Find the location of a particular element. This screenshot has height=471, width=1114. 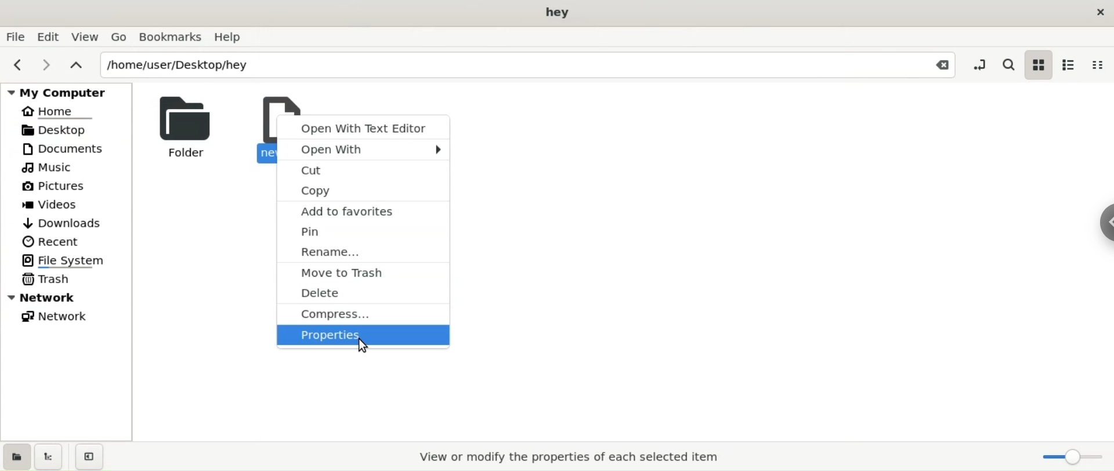

open with is located at coordinates (365, 148).